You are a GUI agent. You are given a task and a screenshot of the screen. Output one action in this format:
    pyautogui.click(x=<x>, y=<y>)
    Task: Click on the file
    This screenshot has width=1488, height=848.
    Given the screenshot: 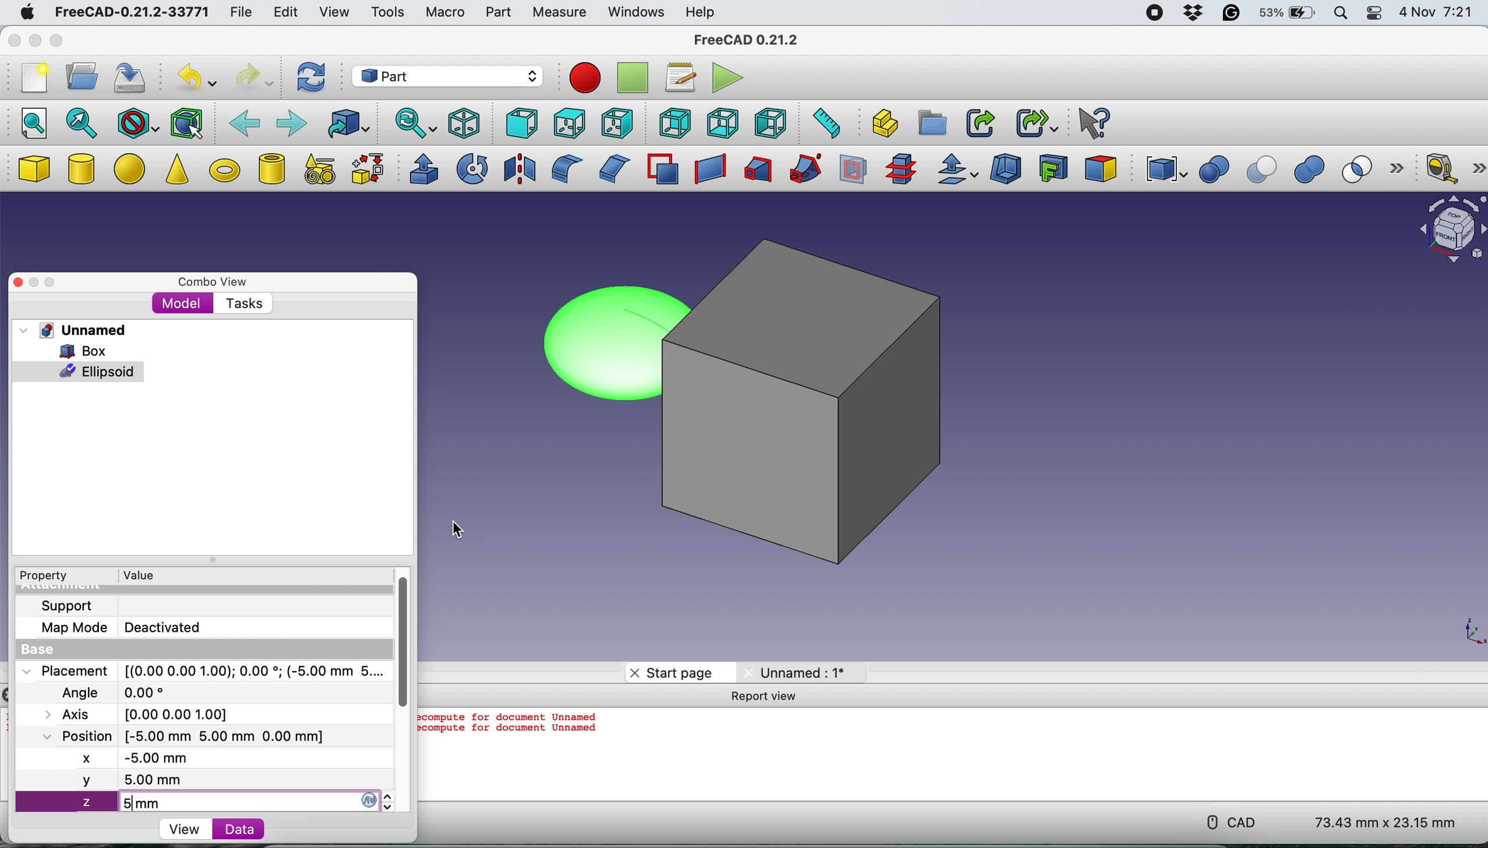 What is the action you would take?
    pyautogui.click(x=242, y=13)
    